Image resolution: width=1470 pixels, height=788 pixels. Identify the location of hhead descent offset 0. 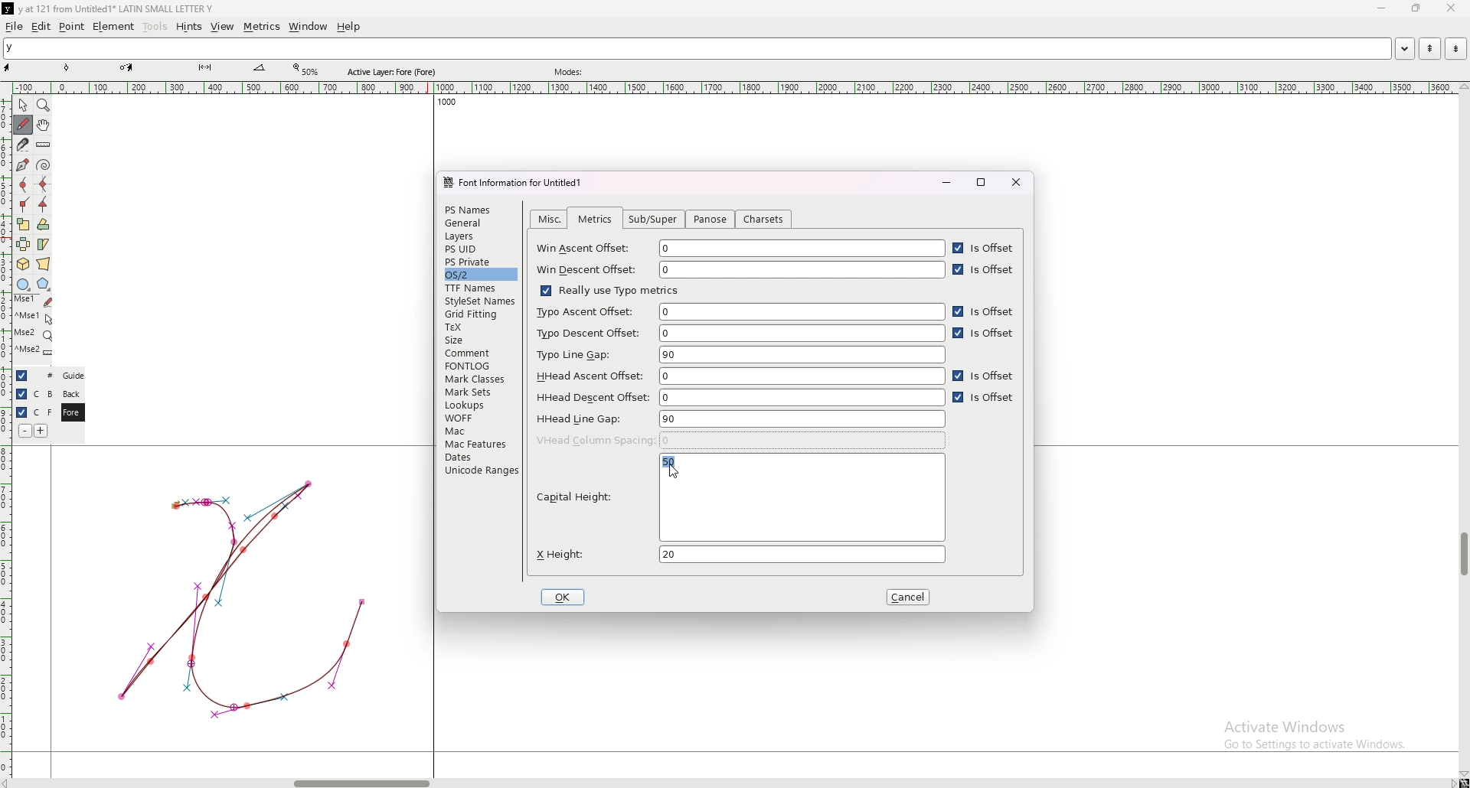
(740, 396).